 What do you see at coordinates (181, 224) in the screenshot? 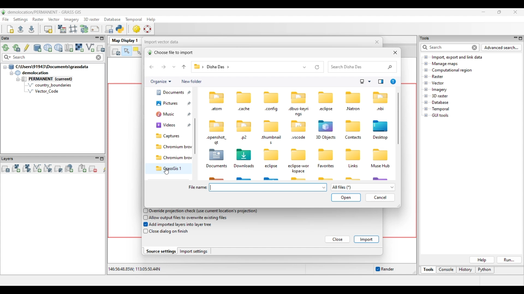
I see `Add imported layers into layer tree` at bounding box center [181, 224].